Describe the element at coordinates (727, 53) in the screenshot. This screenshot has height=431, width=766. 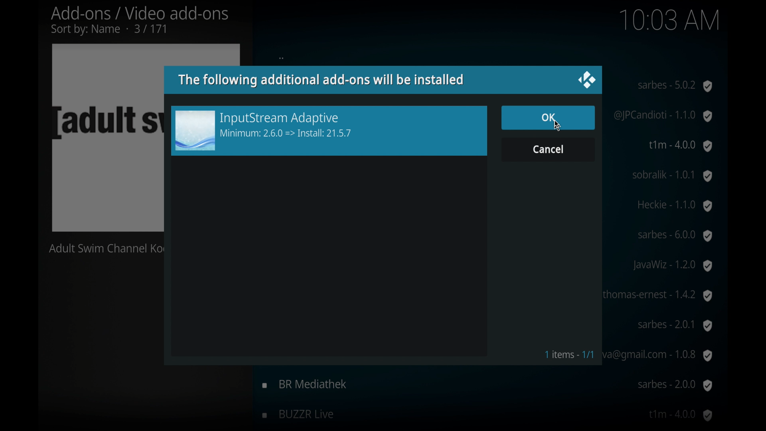
I see `scroll box` at that location.